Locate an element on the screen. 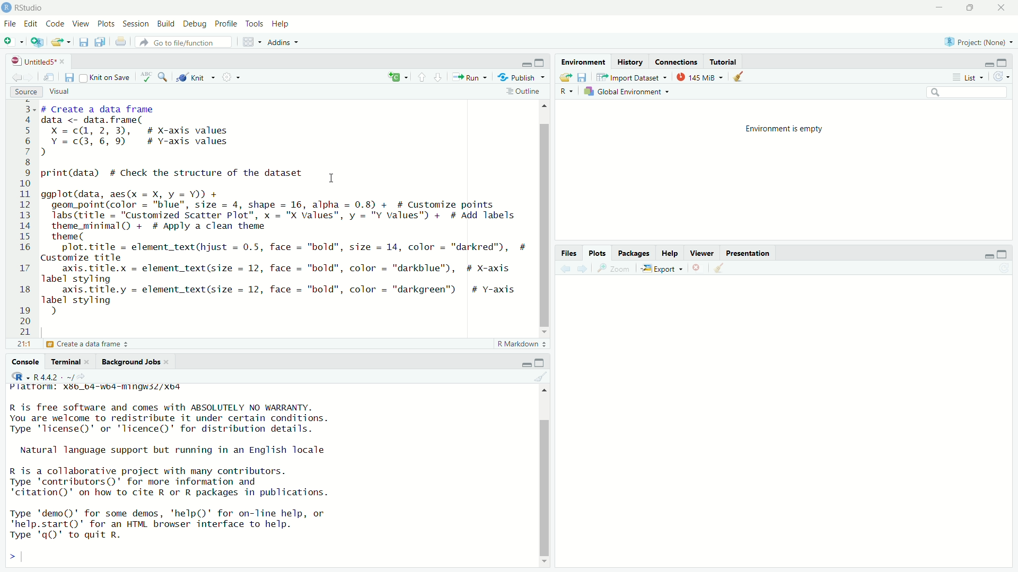 The image size is (1018, 572). Save is located at coordinates (69, 77).